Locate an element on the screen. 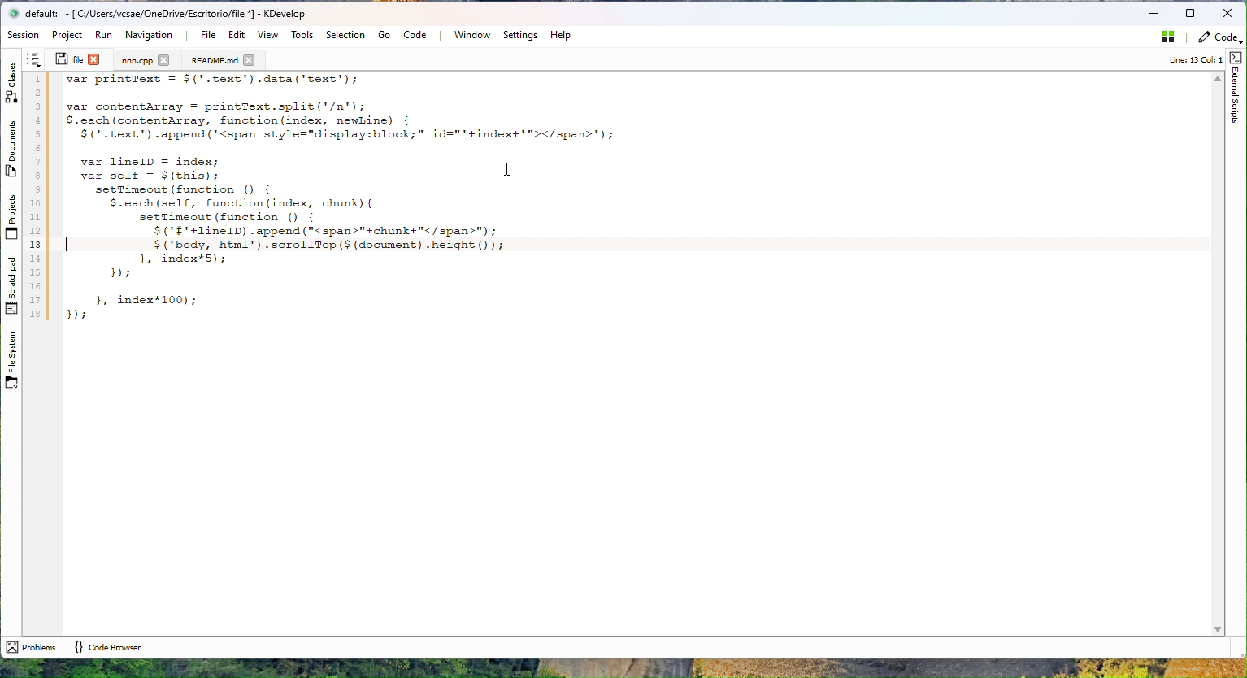 This screenshot has width=1247, height=678. Navigation is located at coordinates (150, 35).